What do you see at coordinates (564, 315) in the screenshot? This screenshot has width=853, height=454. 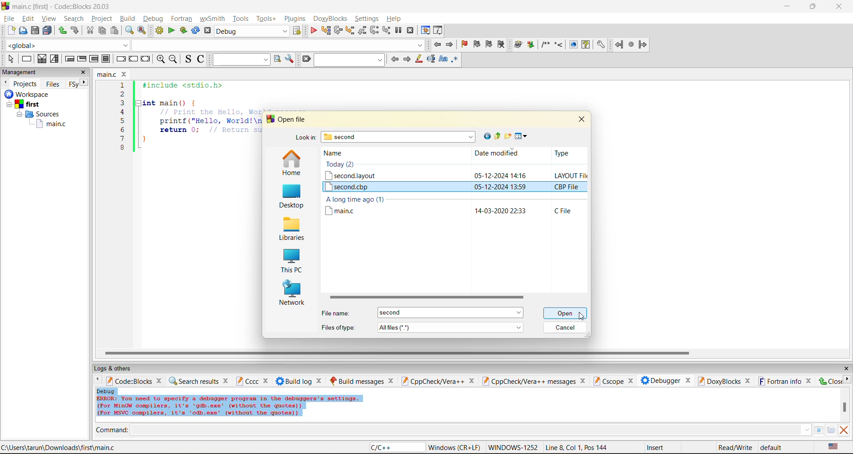 I see `cursor` at bounding box center [564, 315].